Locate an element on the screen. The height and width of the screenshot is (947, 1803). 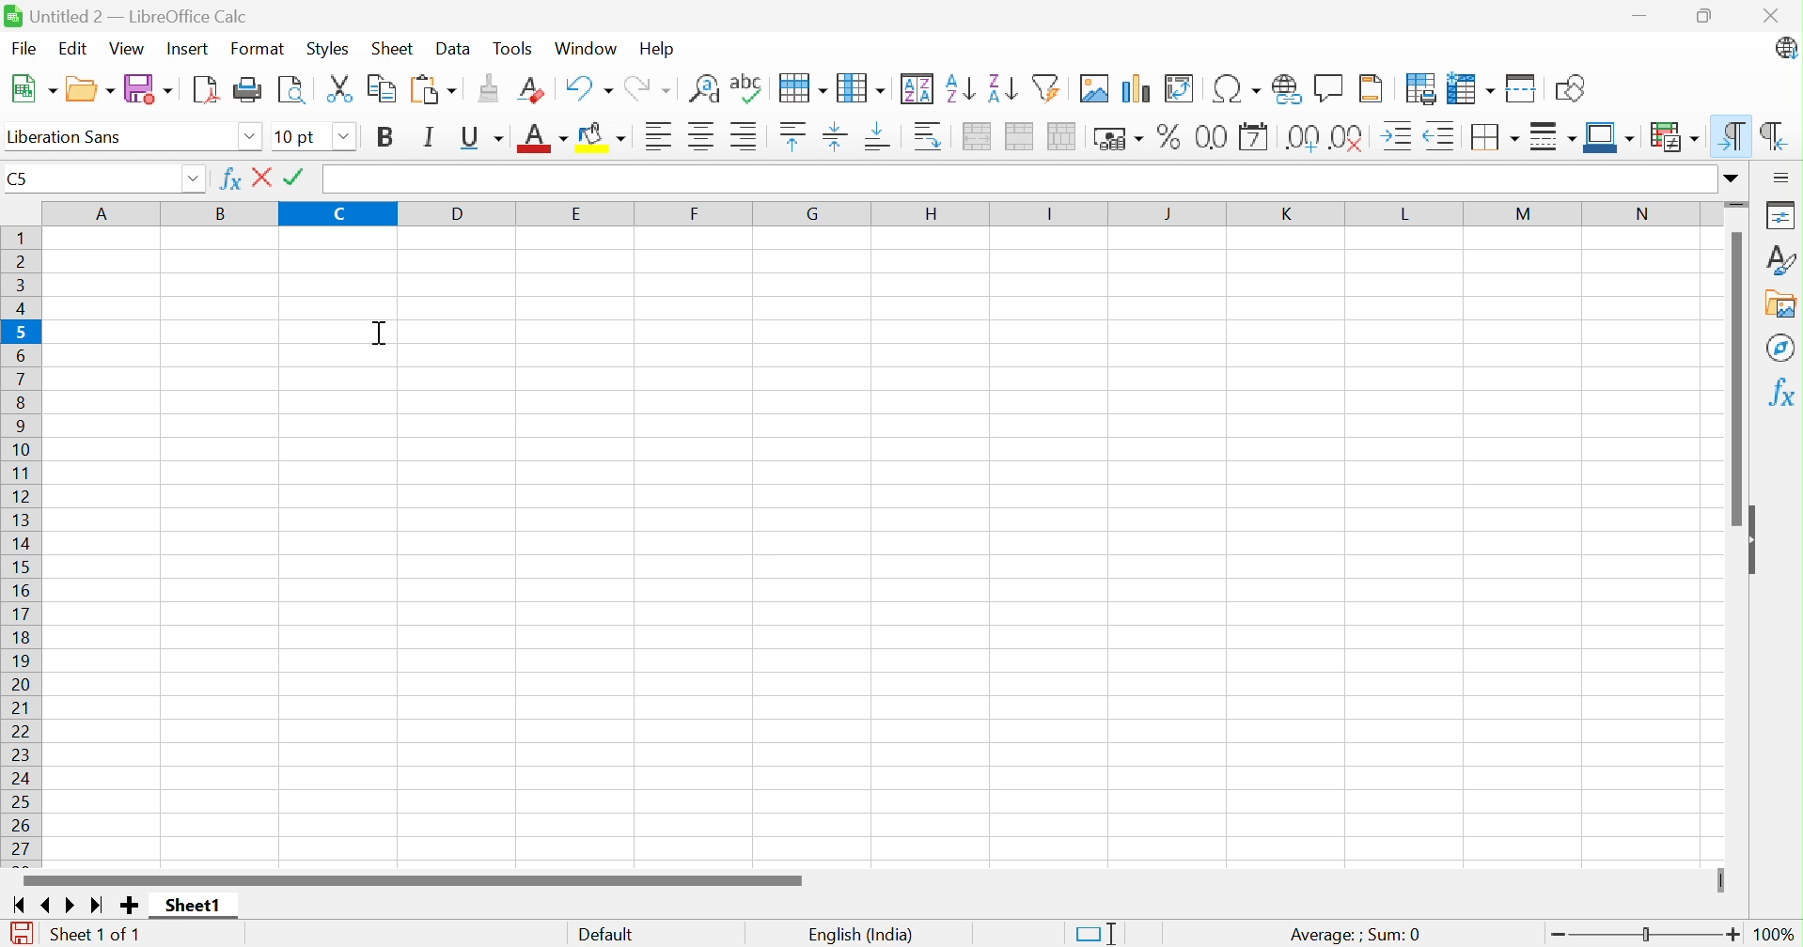
Add decimal place is located at coordinates (1302, 139).